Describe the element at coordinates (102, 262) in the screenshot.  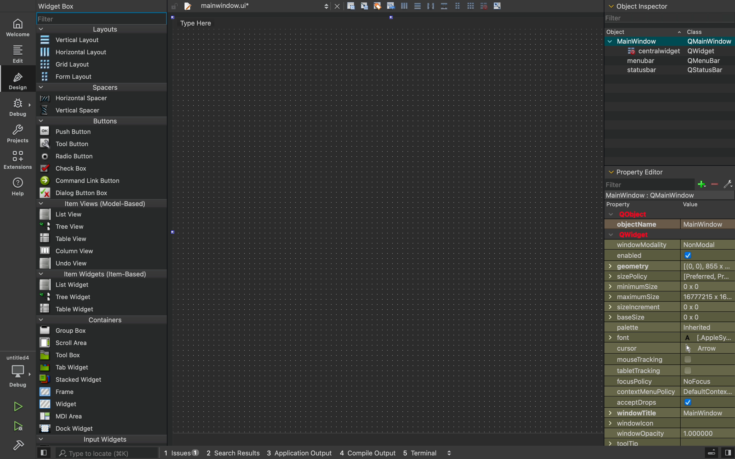
I see `undo view` at that location.